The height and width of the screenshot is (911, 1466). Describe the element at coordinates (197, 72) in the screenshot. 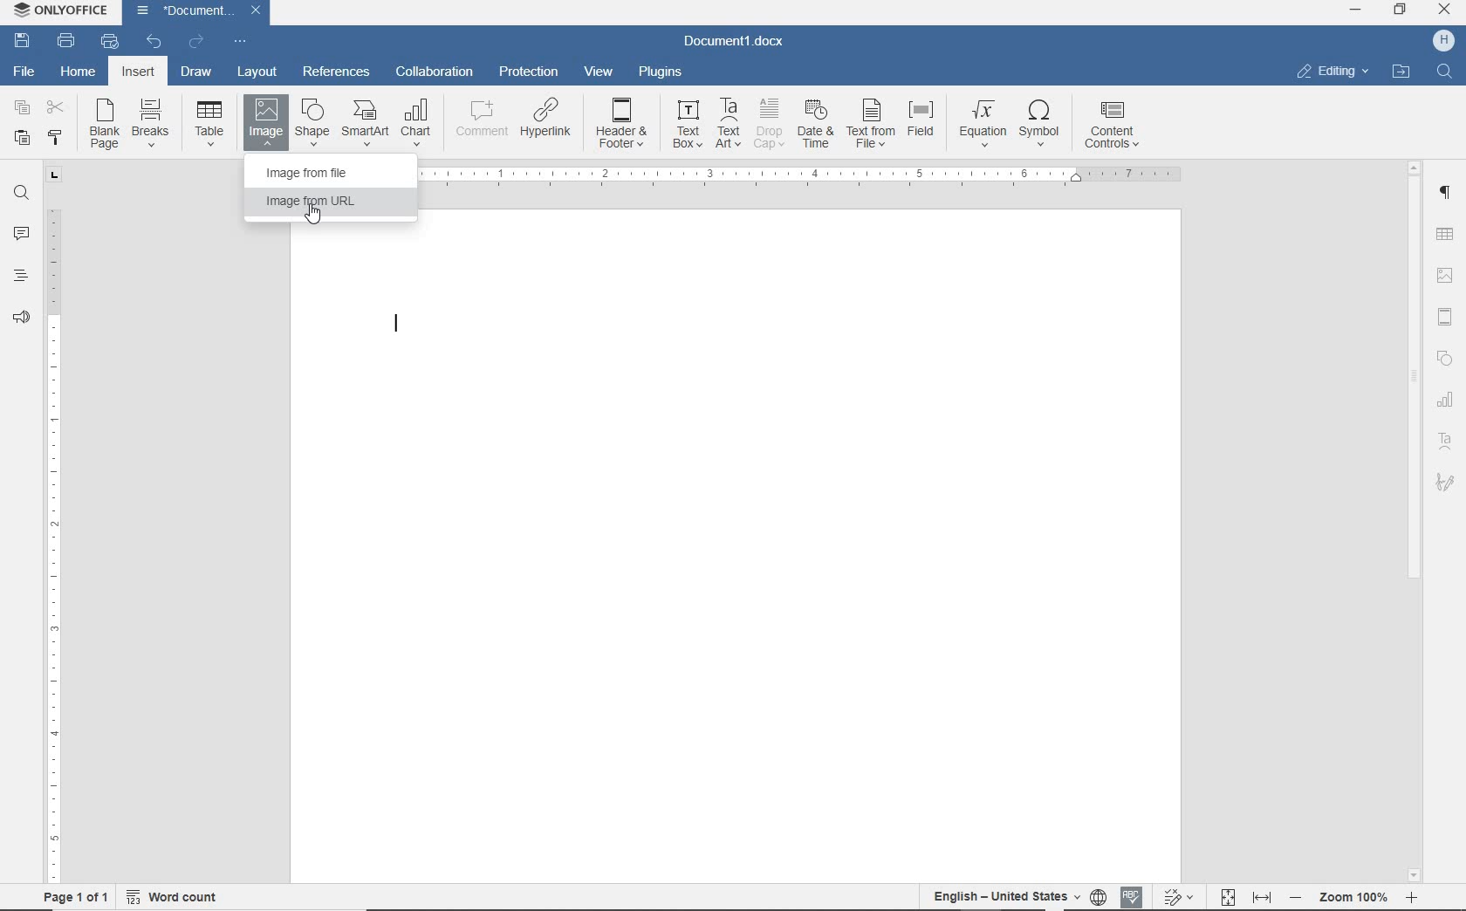

I see `draw` at that location.